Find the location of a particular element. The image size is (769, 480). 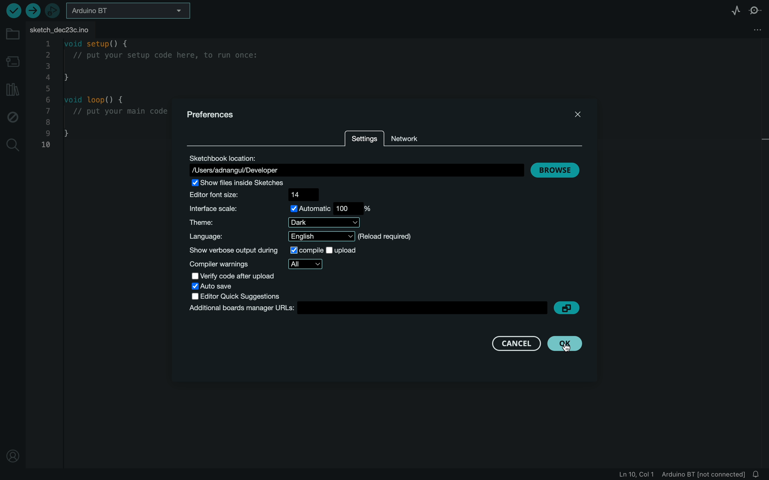

profile is located at coordinates (15, 455).